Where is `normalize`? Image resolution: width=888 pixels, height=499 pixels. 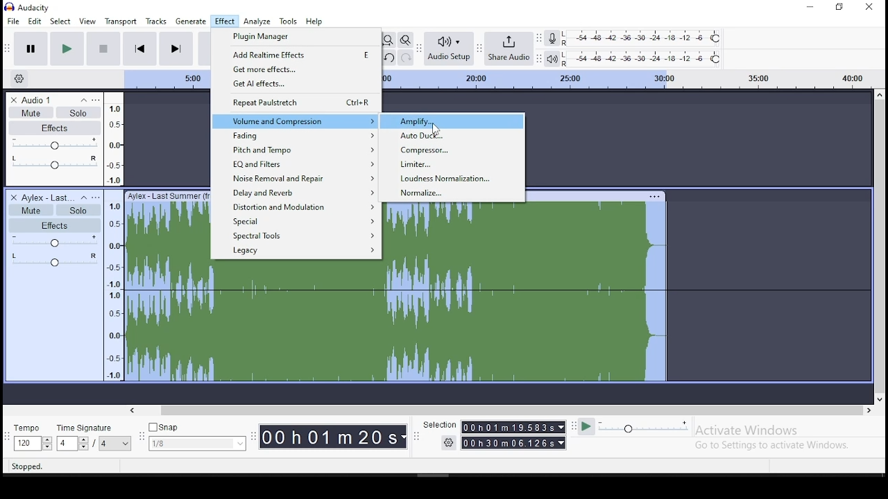 normalize is located at coordinates (453, 192).